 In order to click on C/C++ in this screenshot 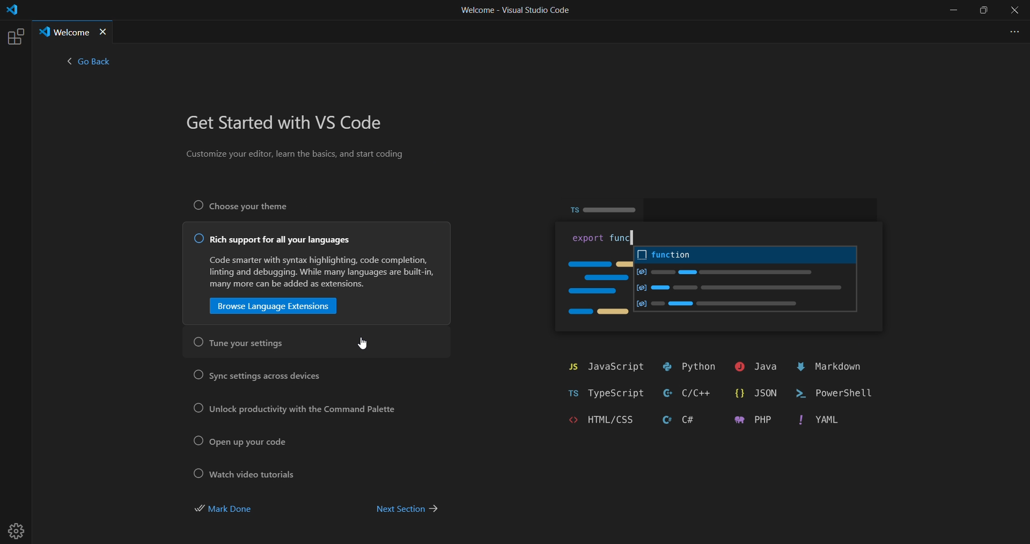, I will do `click(689, 392)`.